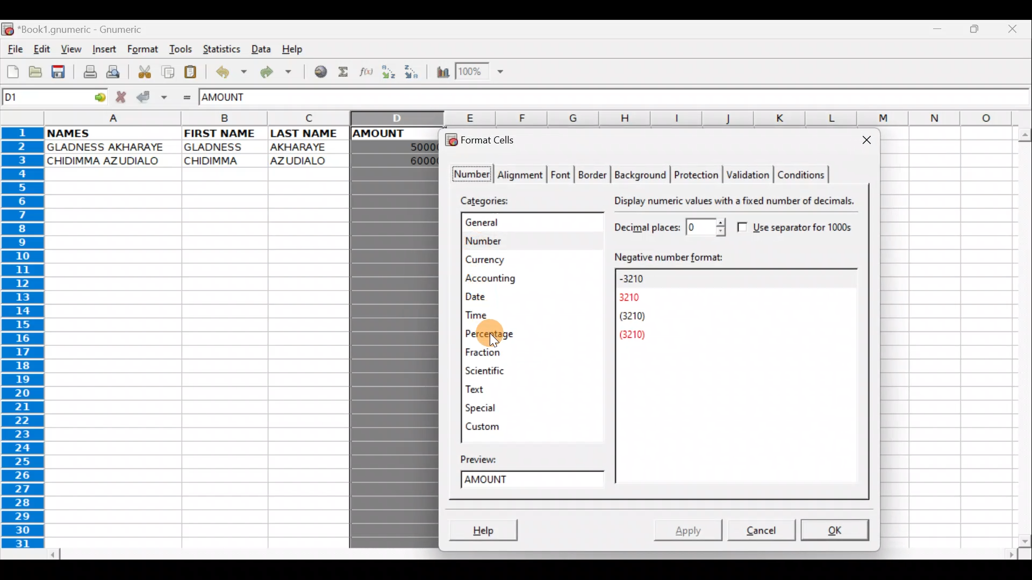  Describe the element at coordinates (642, 336) in the screenshot. I see `(3210)` at that location.